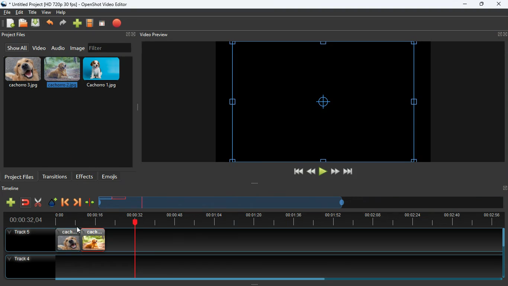  I want to click on video preview, so click(153, 35).